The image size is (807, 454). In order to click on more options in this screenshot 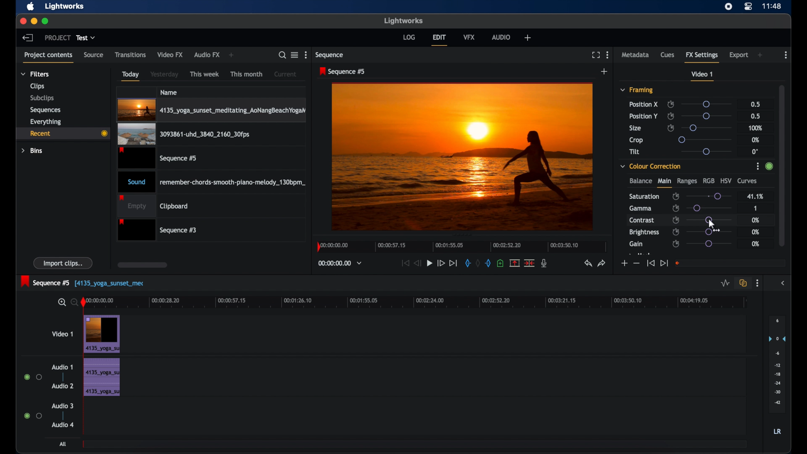, I will do `click(786, 55)`.